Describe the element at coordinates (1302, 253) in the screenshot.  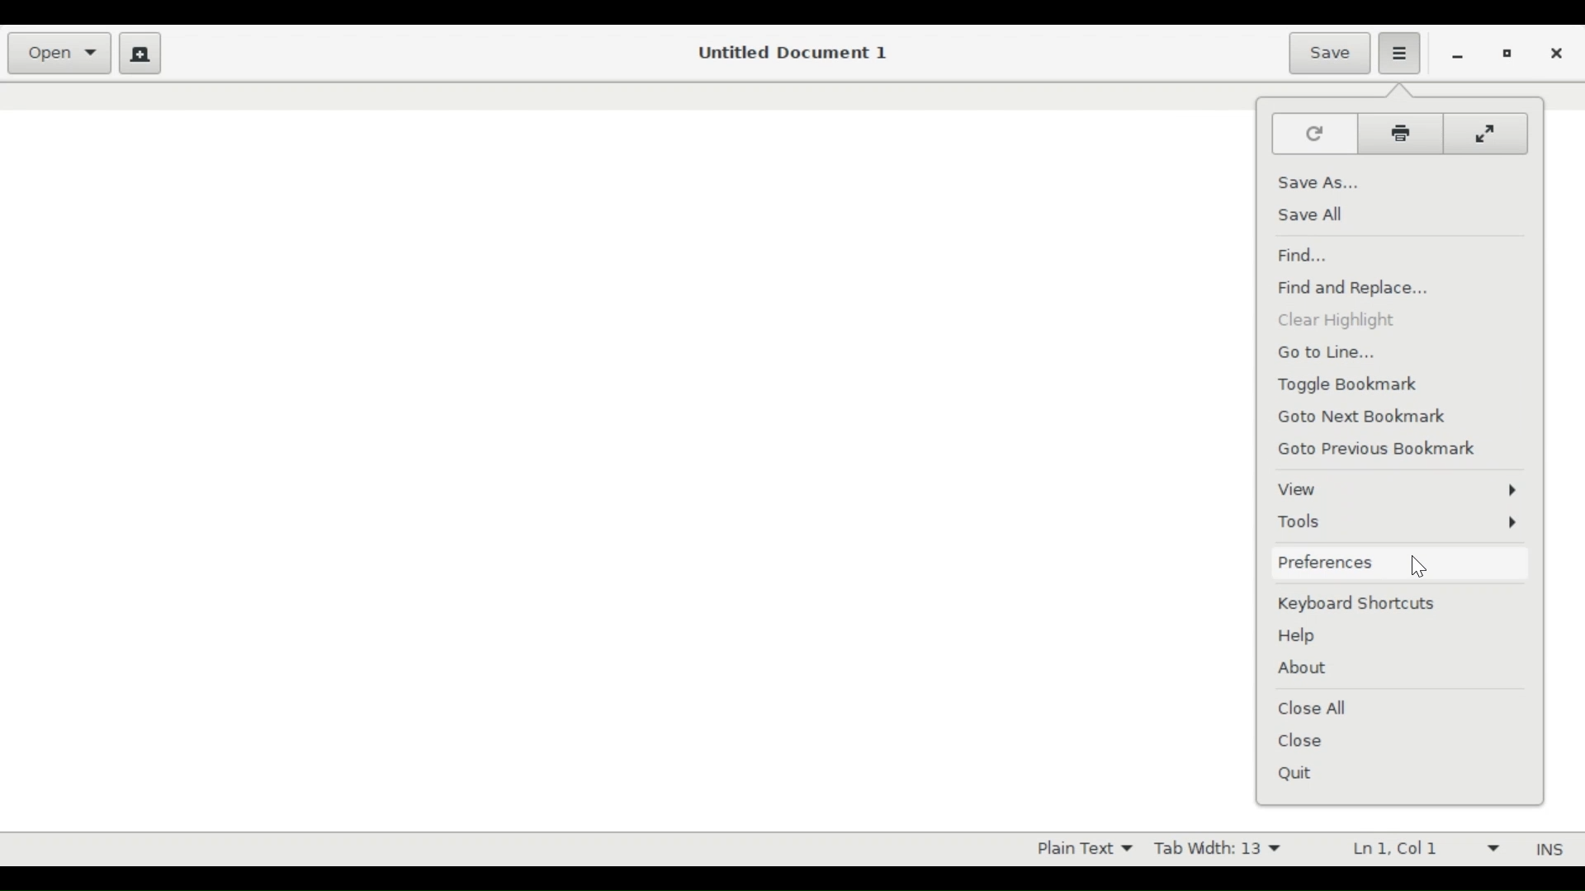
I see `Find` at that location.